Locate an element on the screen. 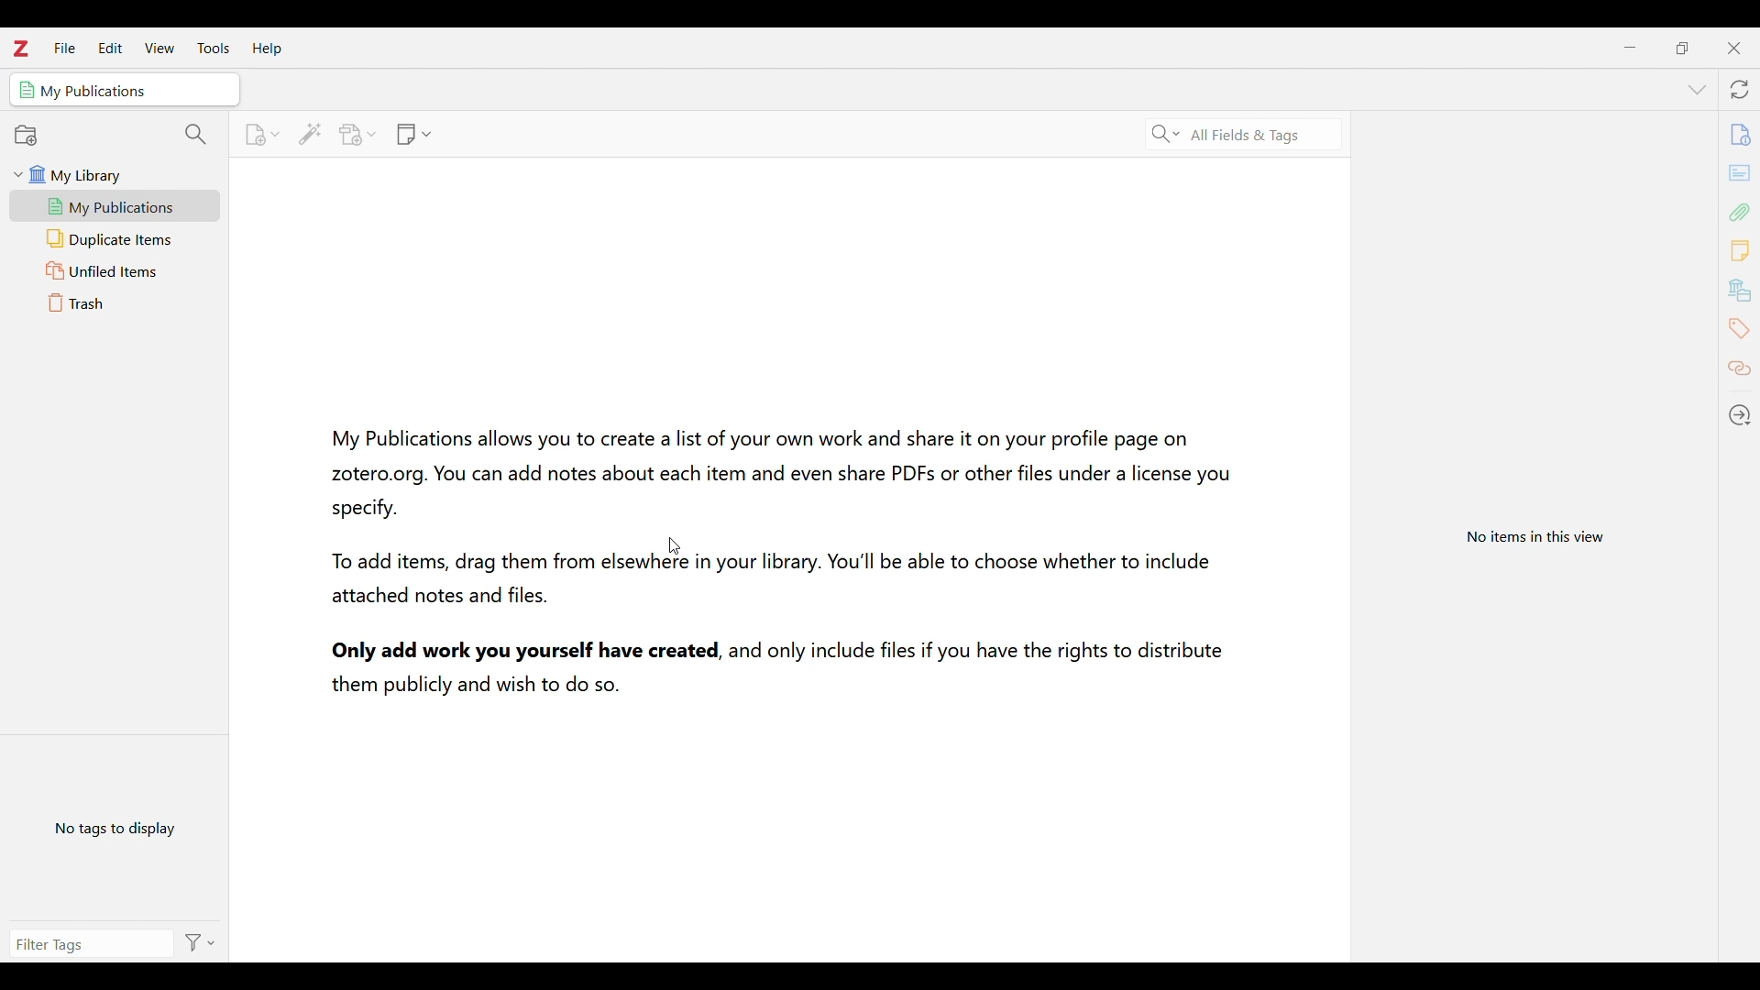  My Publications allows you to create a list of your own work and share it on your profile page onzotero.org. You can add notes about each item and even share PDFs or other files under a license you specify. To add items, drag  them from elsewhere in your library. You'll be able to choose whether to include attached notes and files. Only add work you yourself have created, and only include files if you have the rights to distribute, them publicly and wish to do so. is located at coordinates (766, 564).